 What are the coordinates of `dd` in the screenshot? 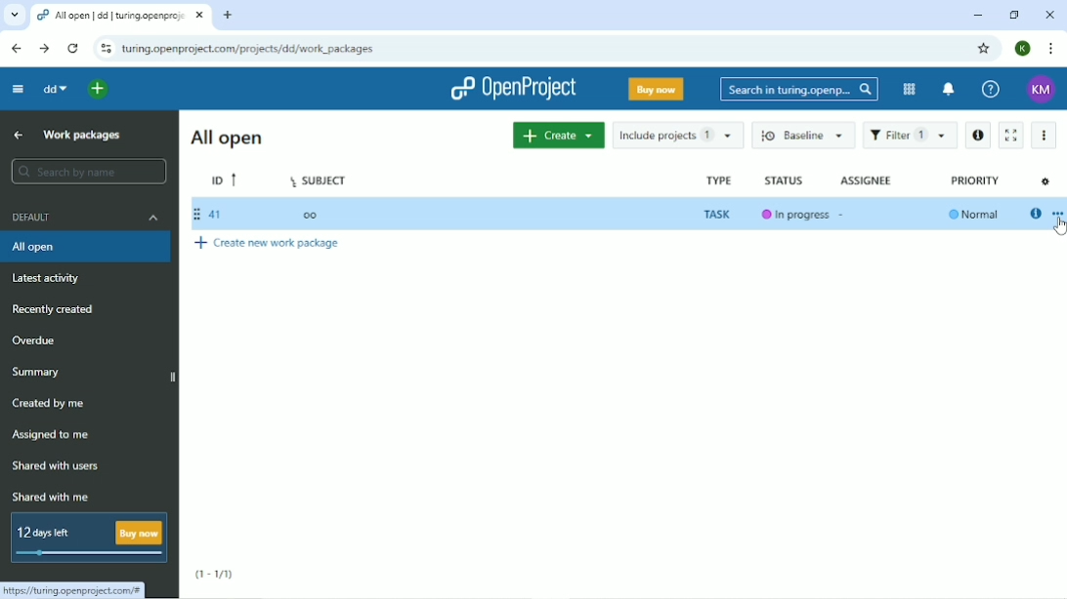 It's located at (55, 89).